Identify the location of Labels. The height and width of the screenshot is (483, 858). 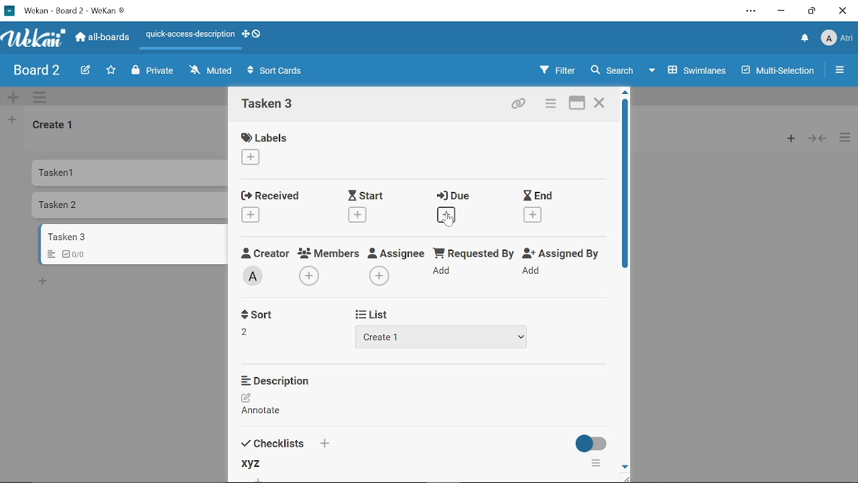
(263, 137).